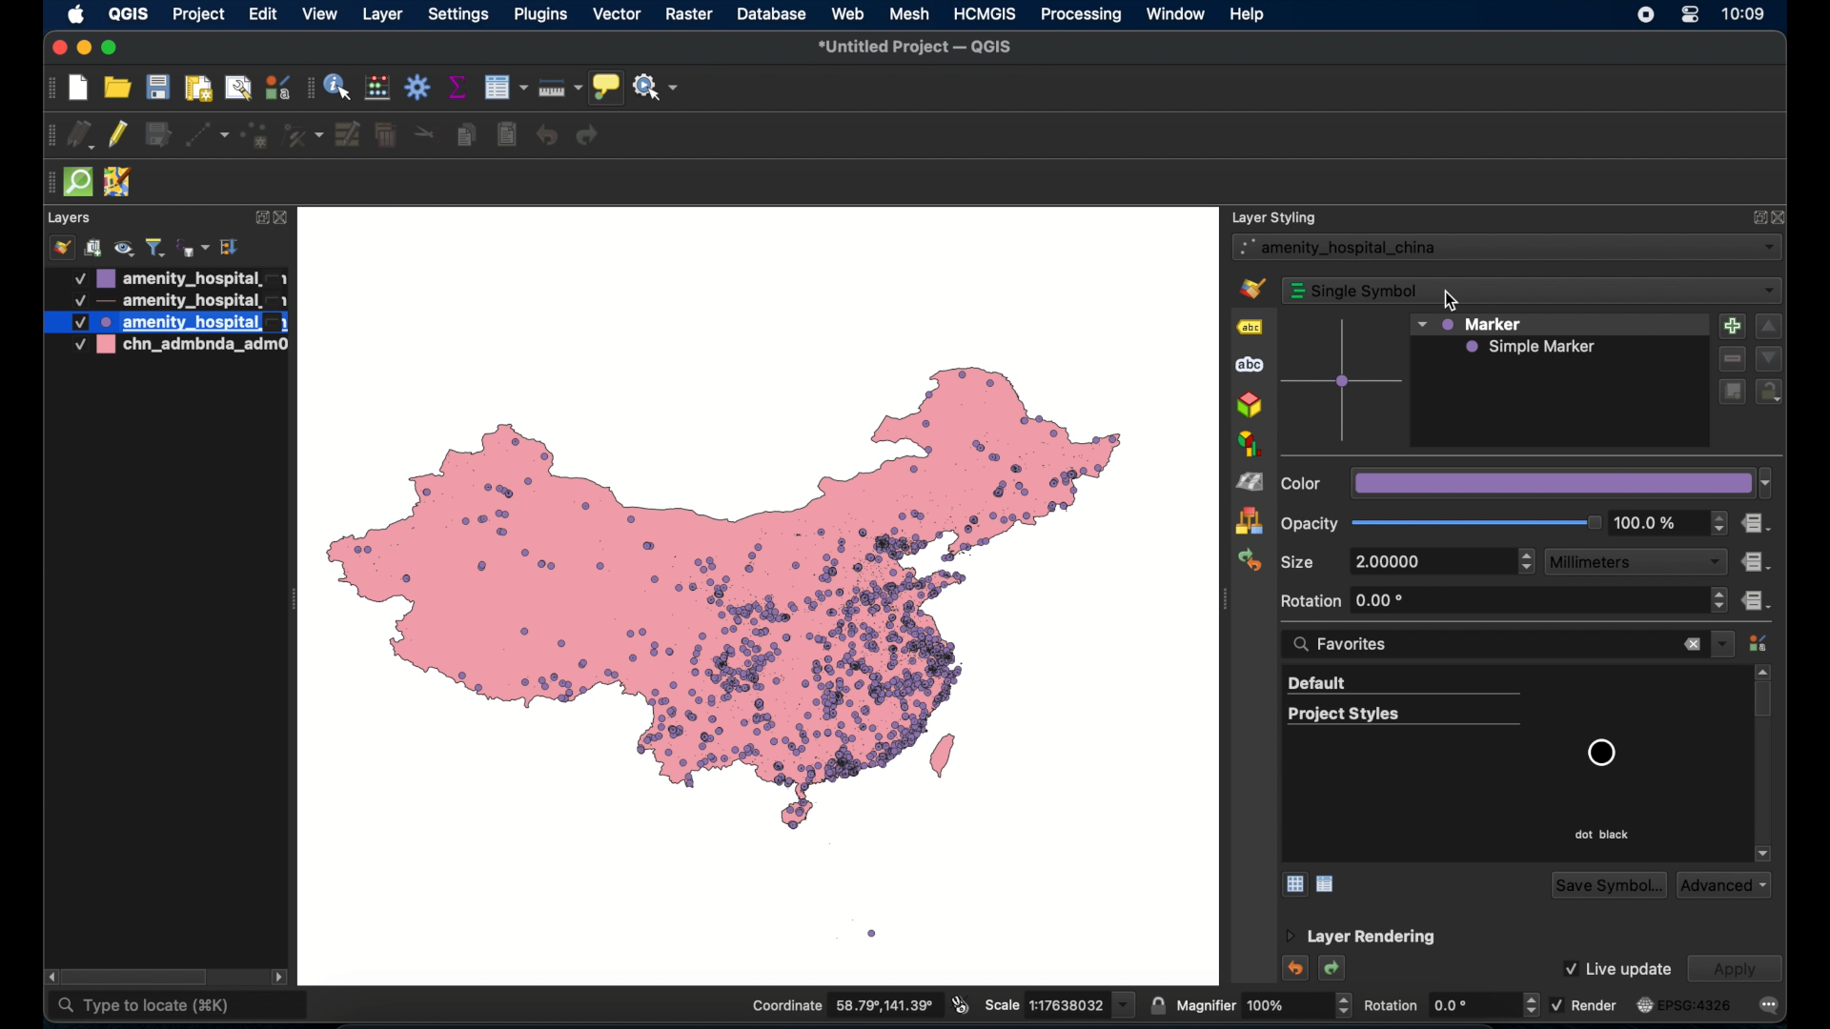 This screenshot has height=1029, width=1830. What do you see at coordinates (1250, 329) in the screenshot?
I see `abels` at bounding box center [1250, 329].